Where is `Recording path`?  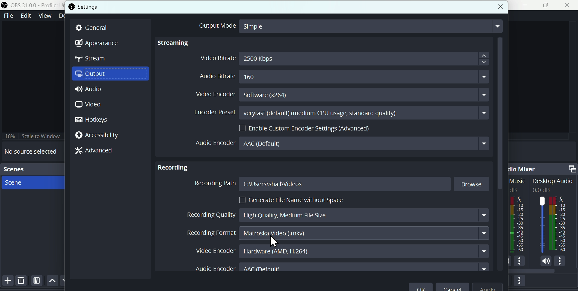
Recording path is located at coordinates (321, 185).